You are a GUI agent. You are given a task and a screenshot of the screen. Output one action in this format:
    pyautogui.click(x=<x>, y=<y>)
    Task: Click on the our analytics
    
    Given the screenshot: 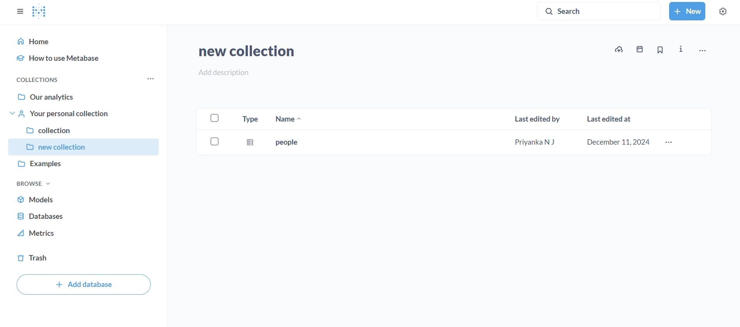 What is the action you would take?
    pyautogui.click(x=86, y=95)
    